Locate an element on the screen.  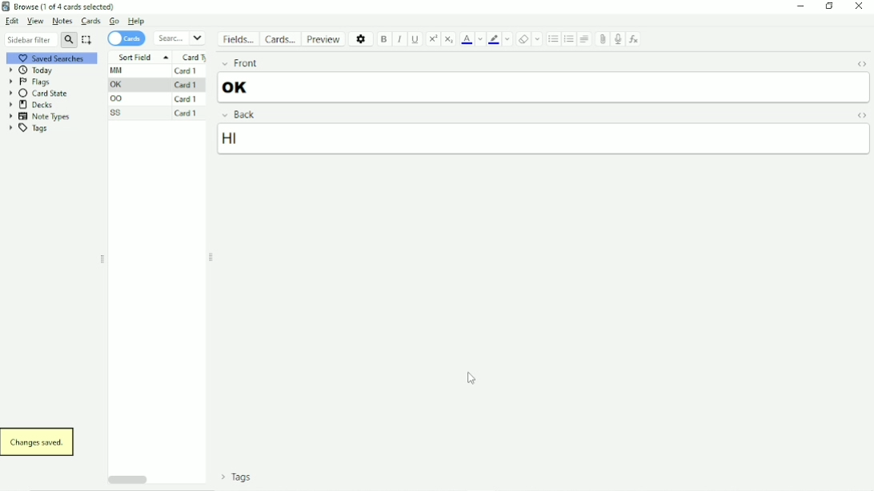
Alignment is located at coordinates (584, 39).